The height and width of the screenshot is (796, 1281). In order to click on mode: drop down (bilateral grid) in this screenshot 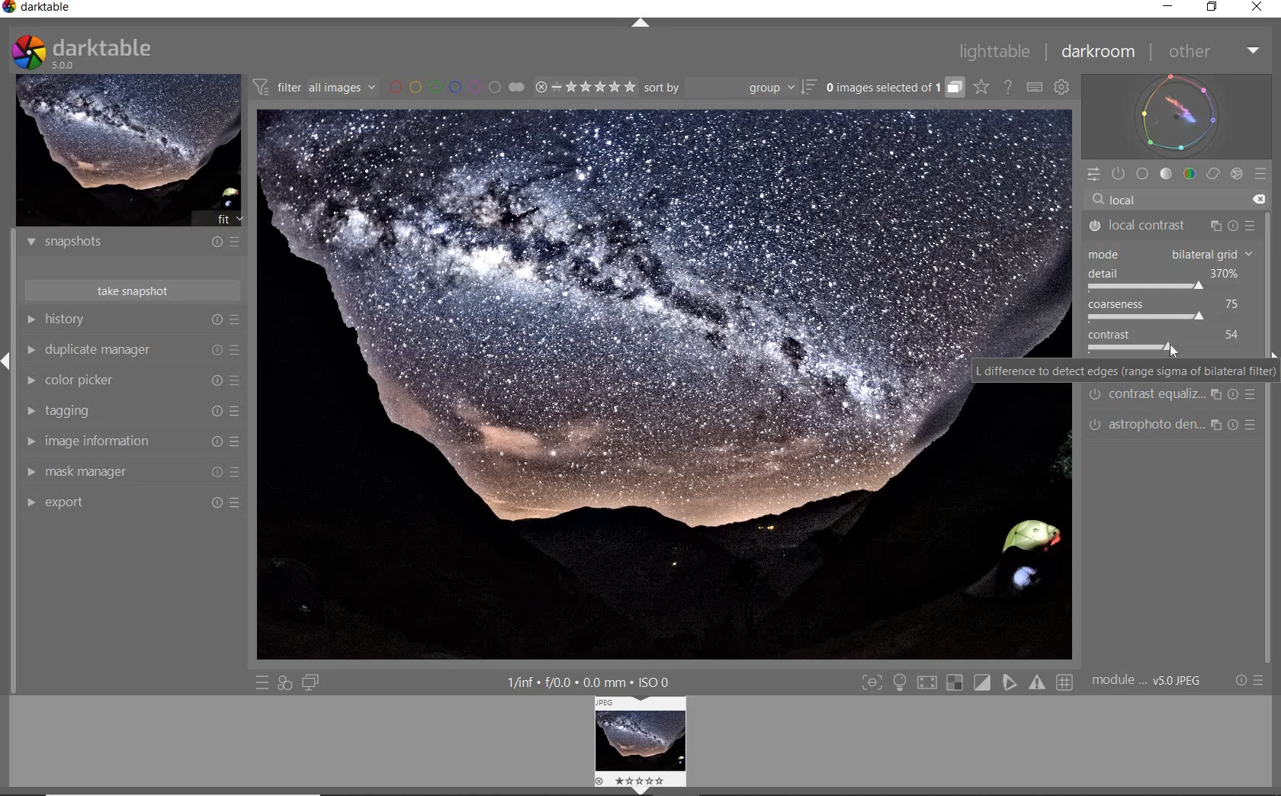, I will do `click(1167, 252)`.